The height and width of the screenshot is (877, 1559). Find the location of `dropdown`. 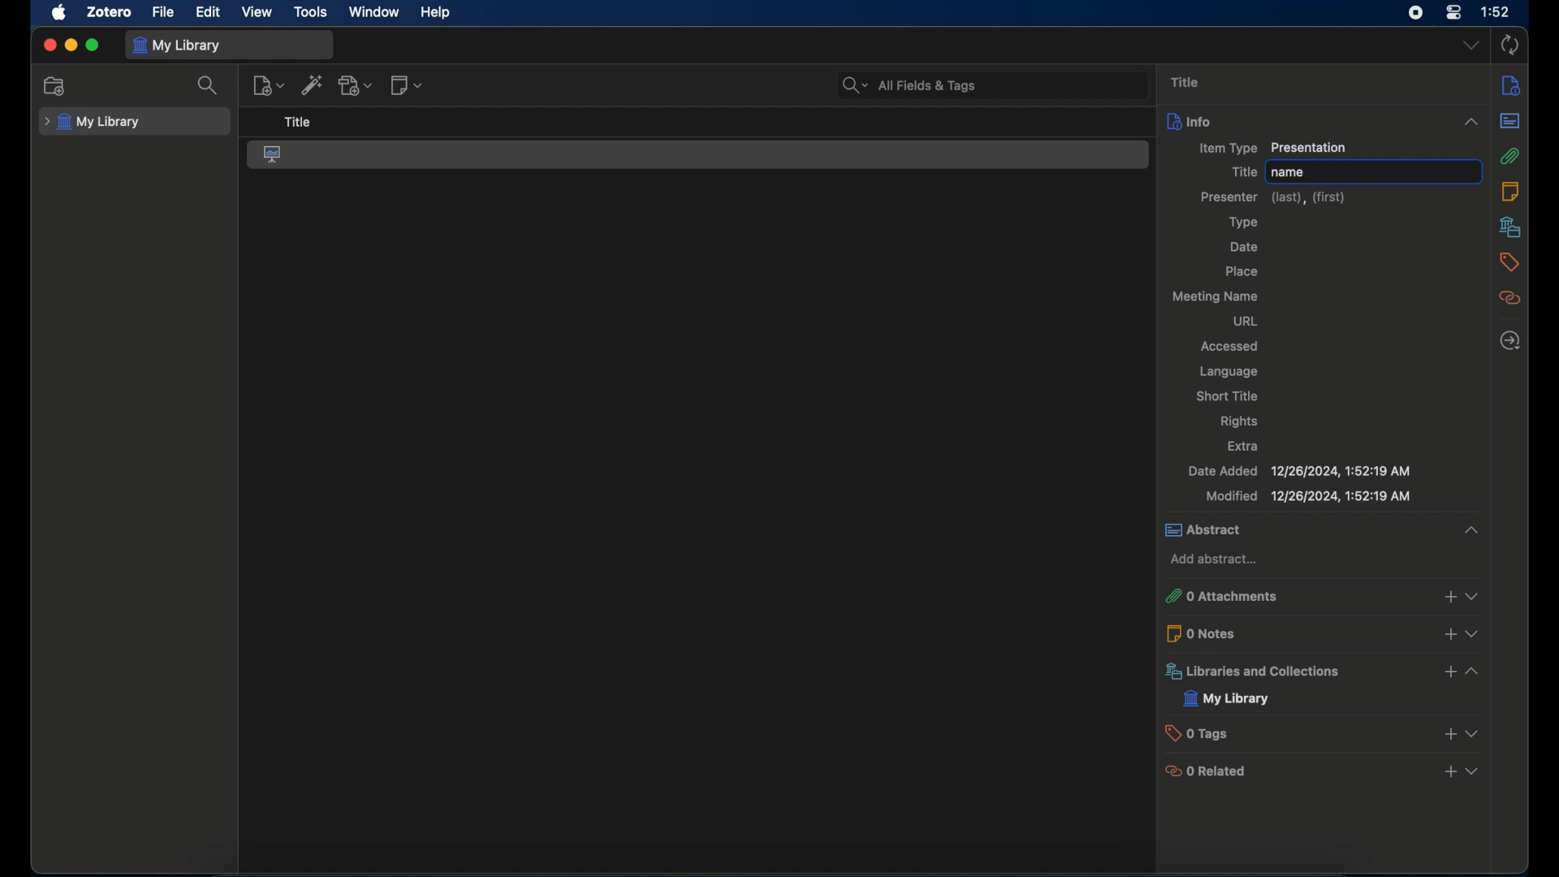

dropdown is located at coordinates (1471, 46).